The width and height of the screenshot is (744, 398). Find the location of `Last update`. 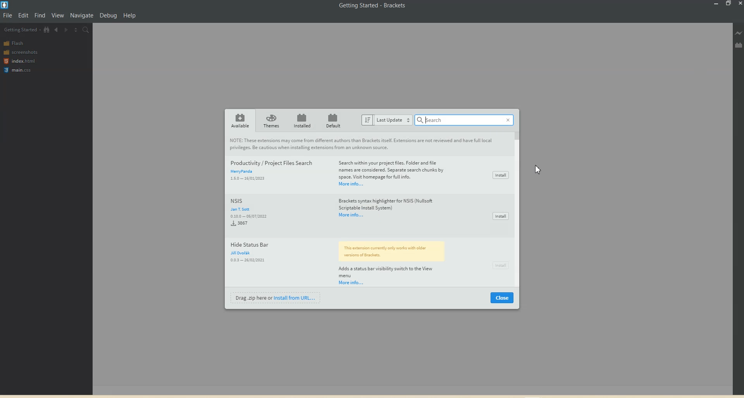

Last update is located at coordinates (386, 120).